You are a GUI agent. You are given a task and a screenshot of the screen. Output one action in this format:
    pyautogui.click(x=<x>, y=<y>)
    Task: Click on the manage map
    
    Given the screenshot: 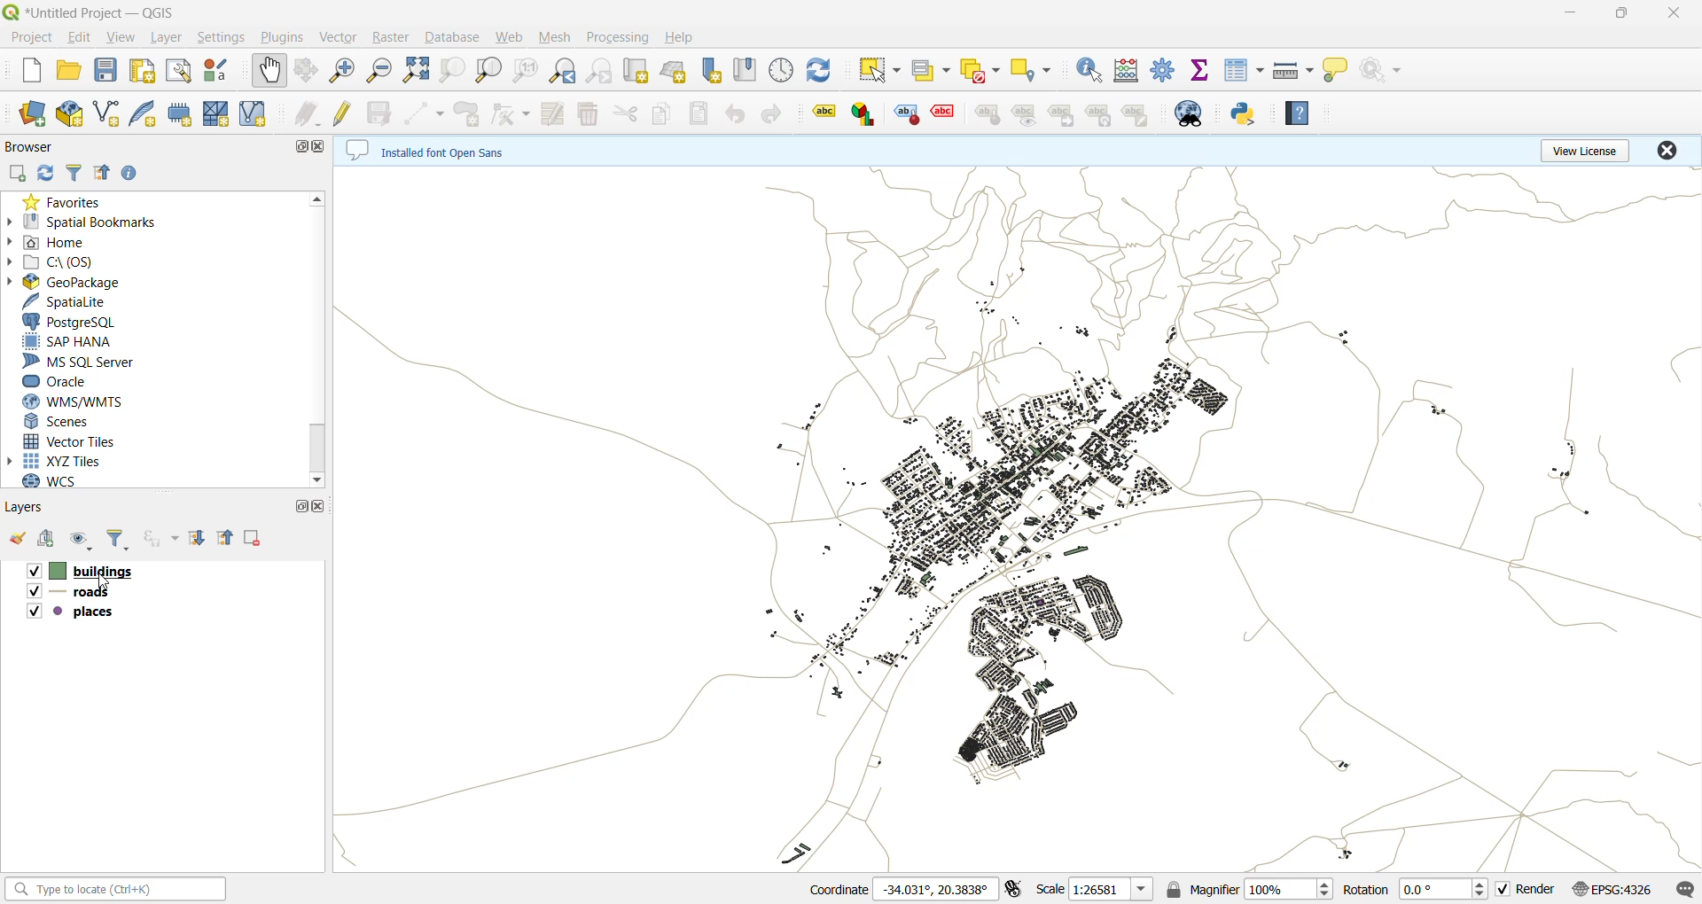 What is the action you would take?
    pyautogui.click(x=80, y=539)
    